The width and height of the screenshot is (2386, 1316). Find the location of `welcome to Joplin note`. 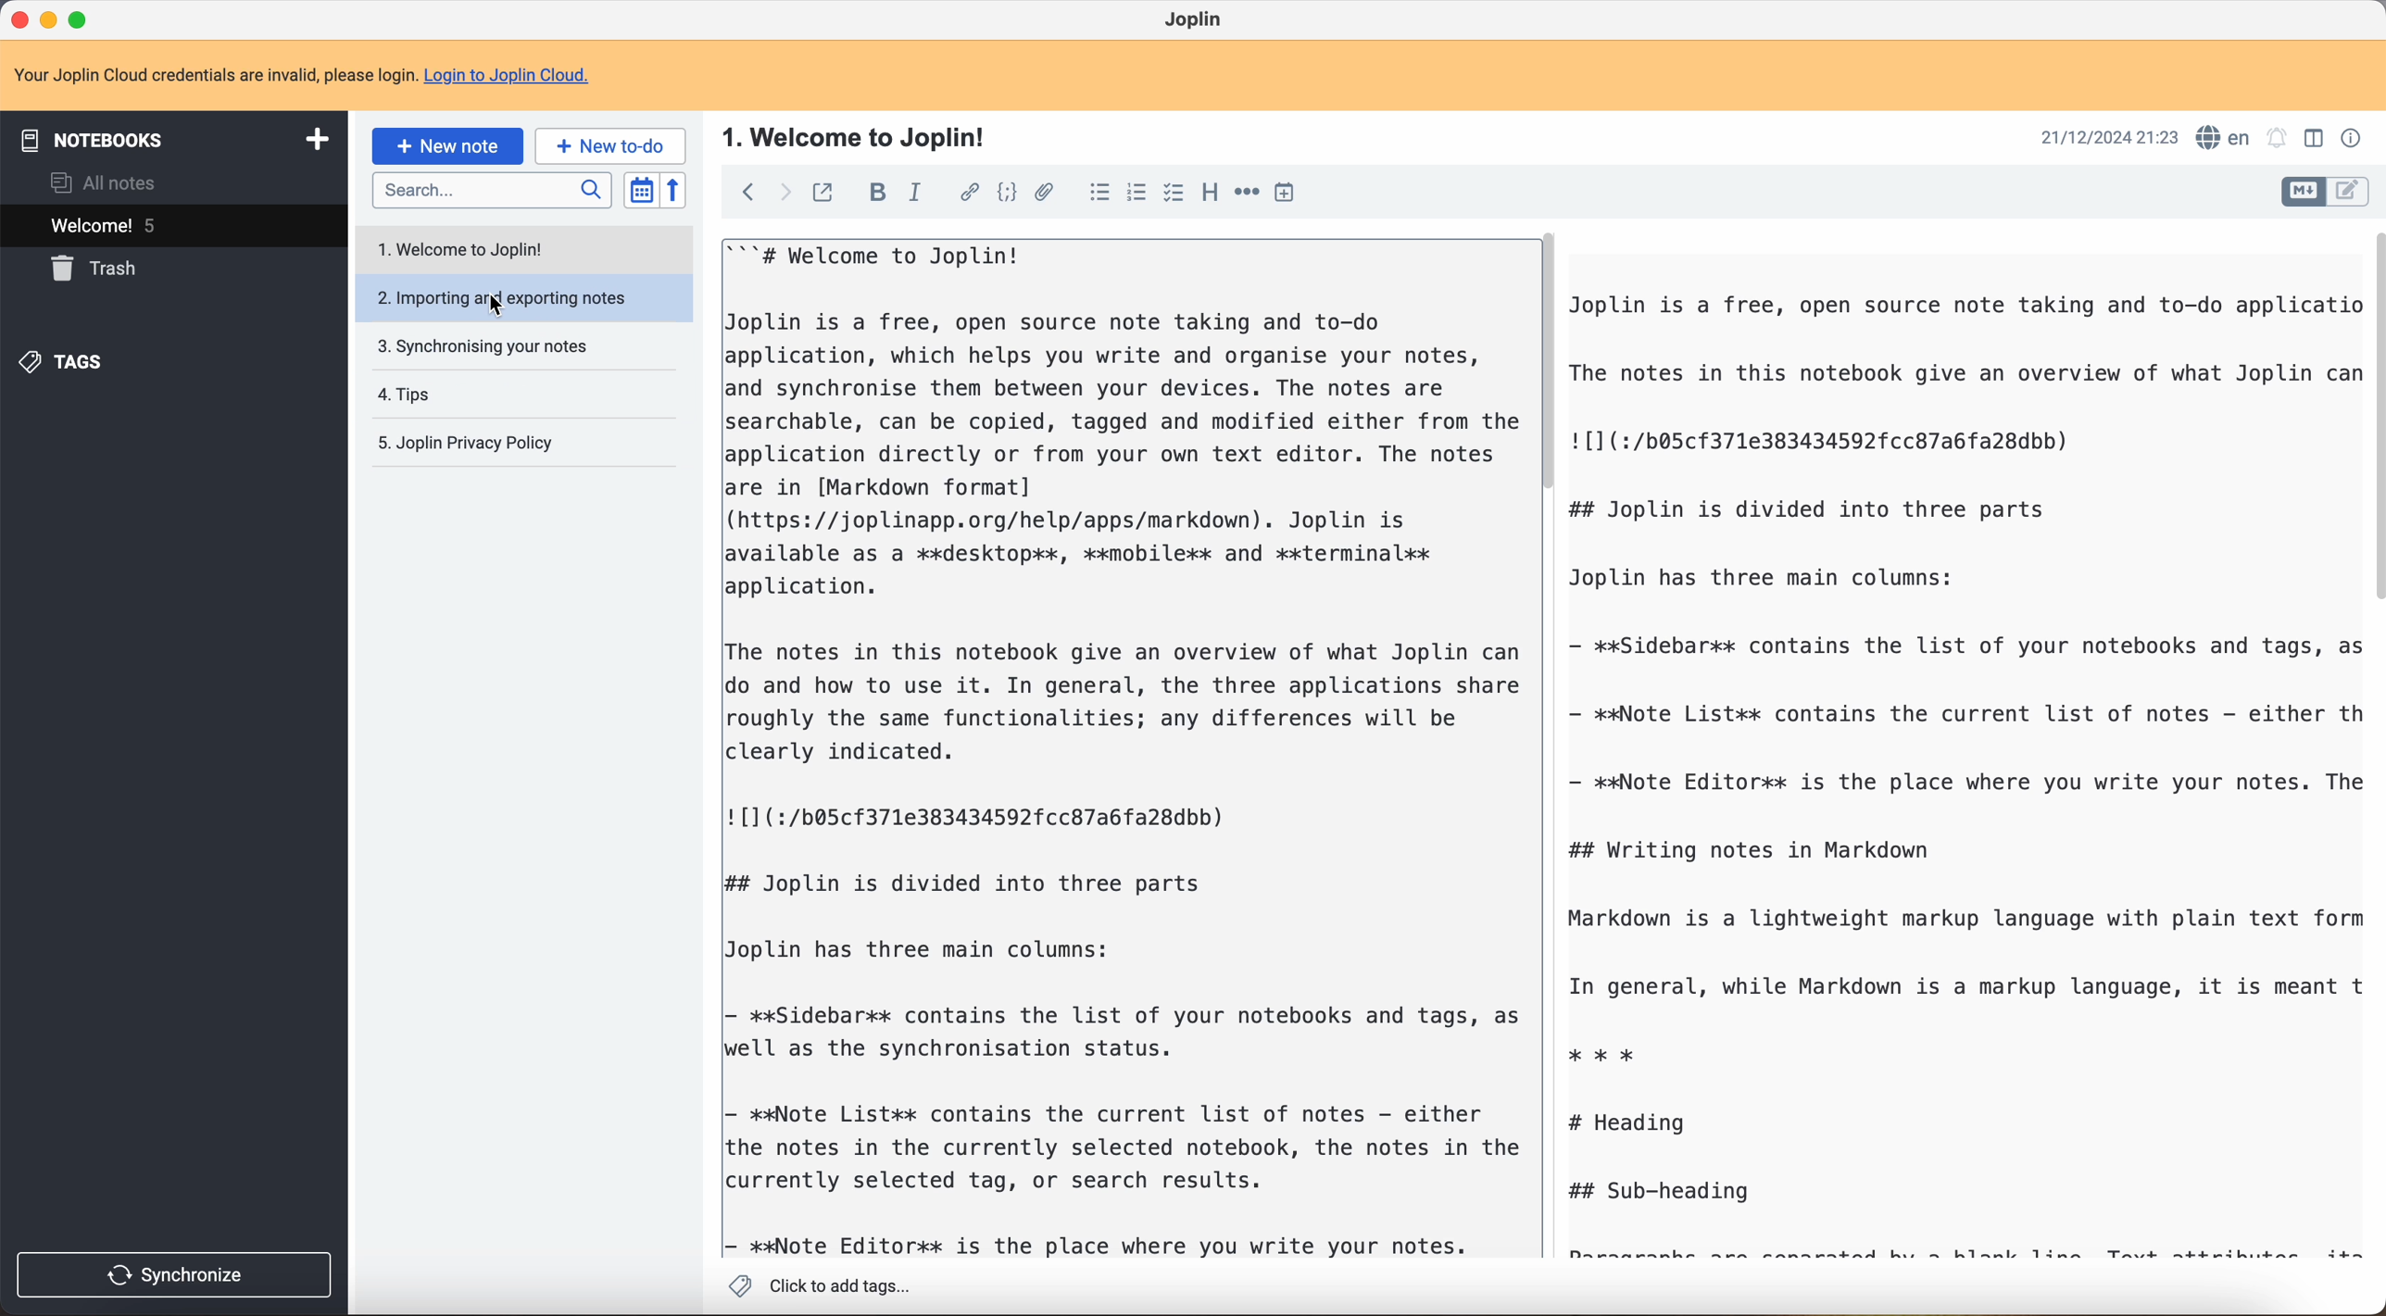

welcome to Joplin note is located at coordinates (470, 250).